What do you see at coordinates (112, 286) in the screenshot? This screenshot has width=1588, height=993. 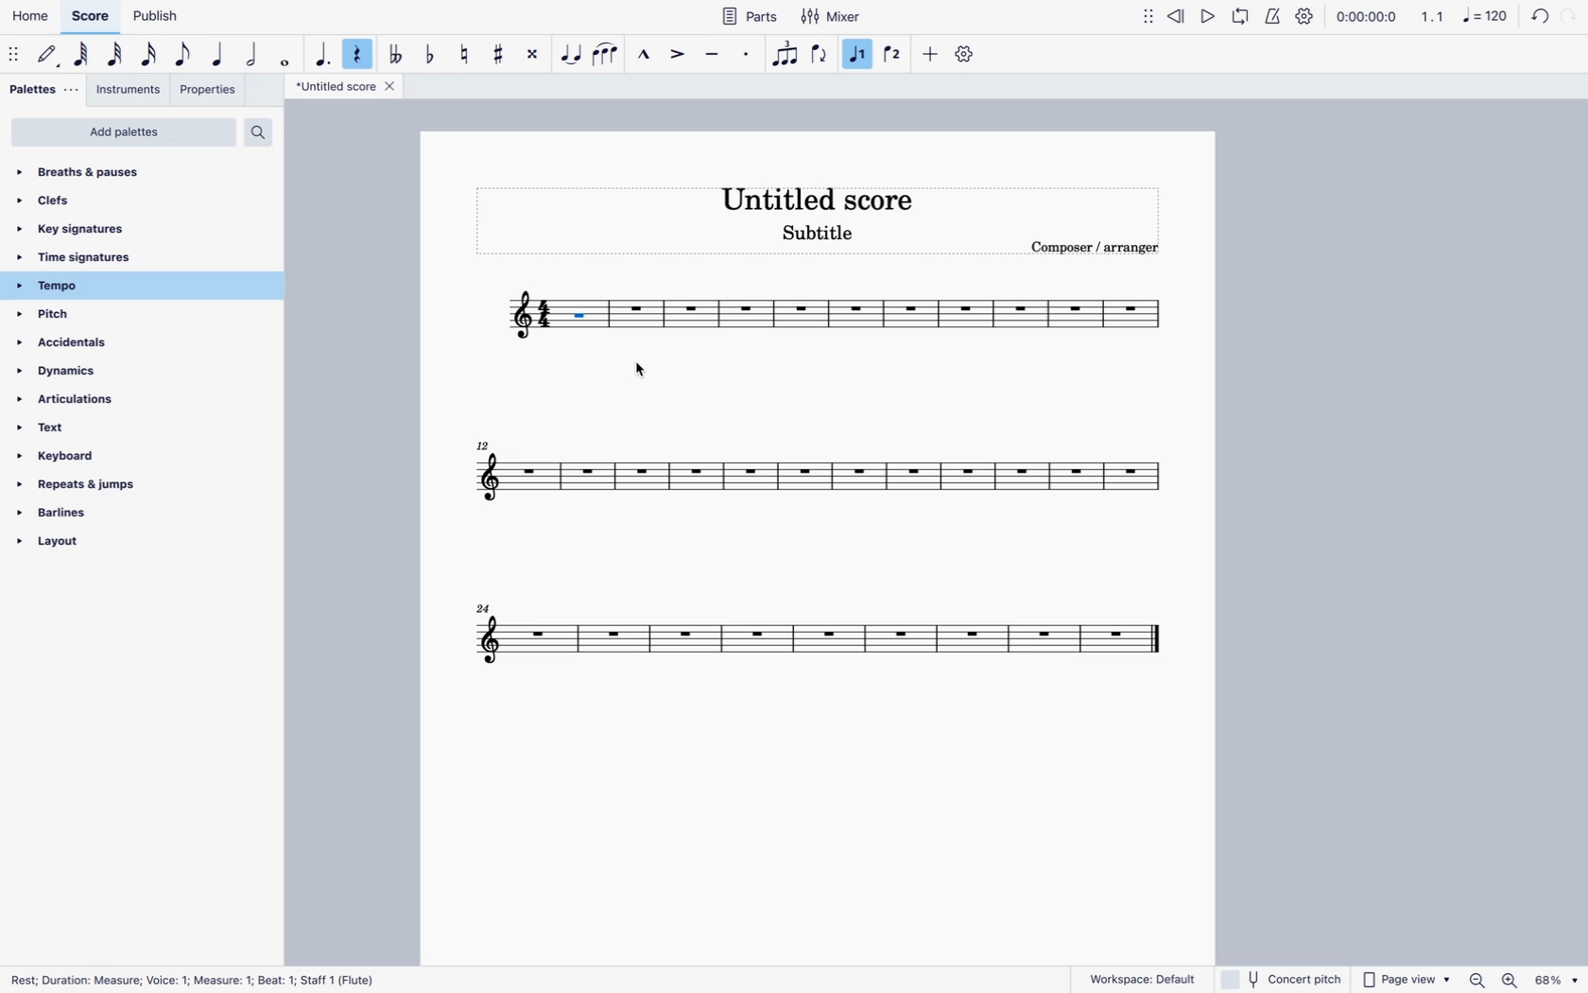 I see `tempo` at bounding box center [112, 286].